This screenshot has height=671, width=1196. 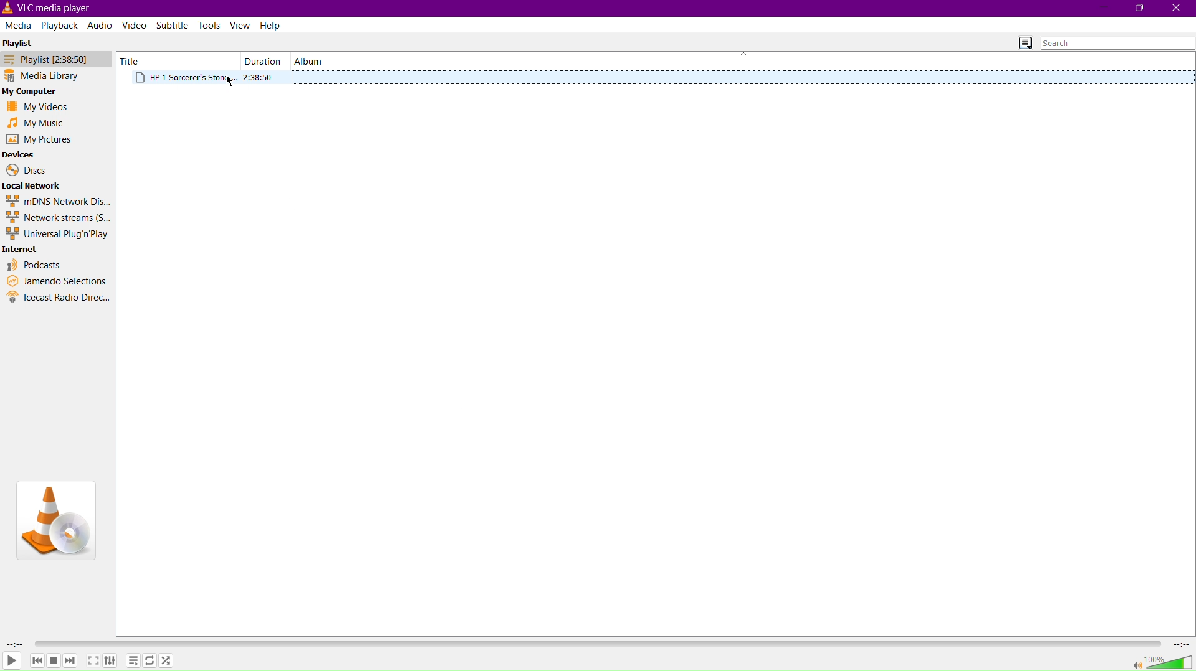 I want to click on Playlist, so click(x=134, y=660).